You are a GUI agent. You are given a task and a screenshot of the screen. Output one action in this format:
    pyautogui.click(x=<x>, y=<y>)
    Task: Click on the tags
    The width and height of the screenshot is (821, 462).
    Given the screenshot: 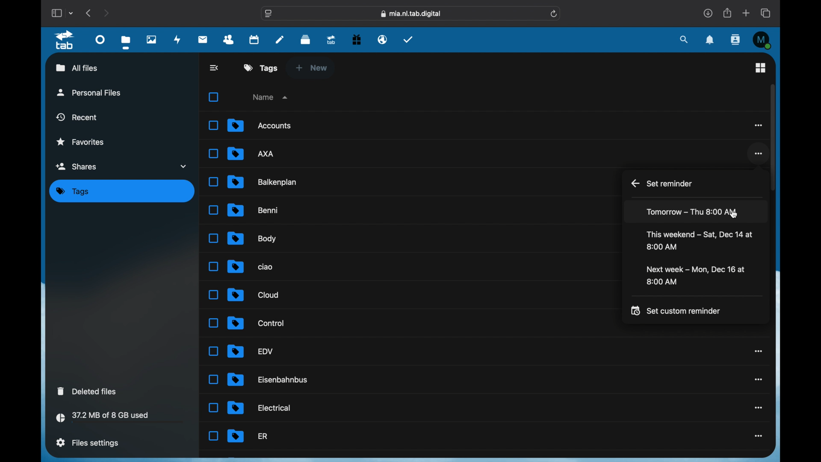 What is the action you would take?
    pyautogui.click(x=73, y=192)
    